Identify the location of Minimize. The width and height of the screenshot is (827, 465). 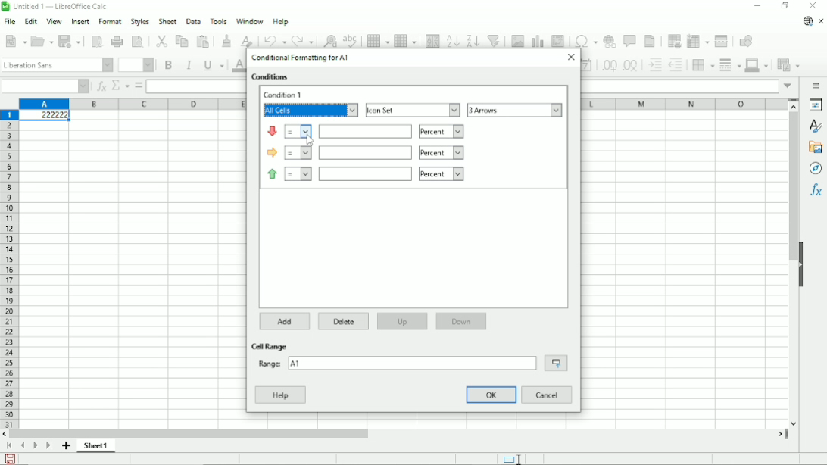
(757, 8).